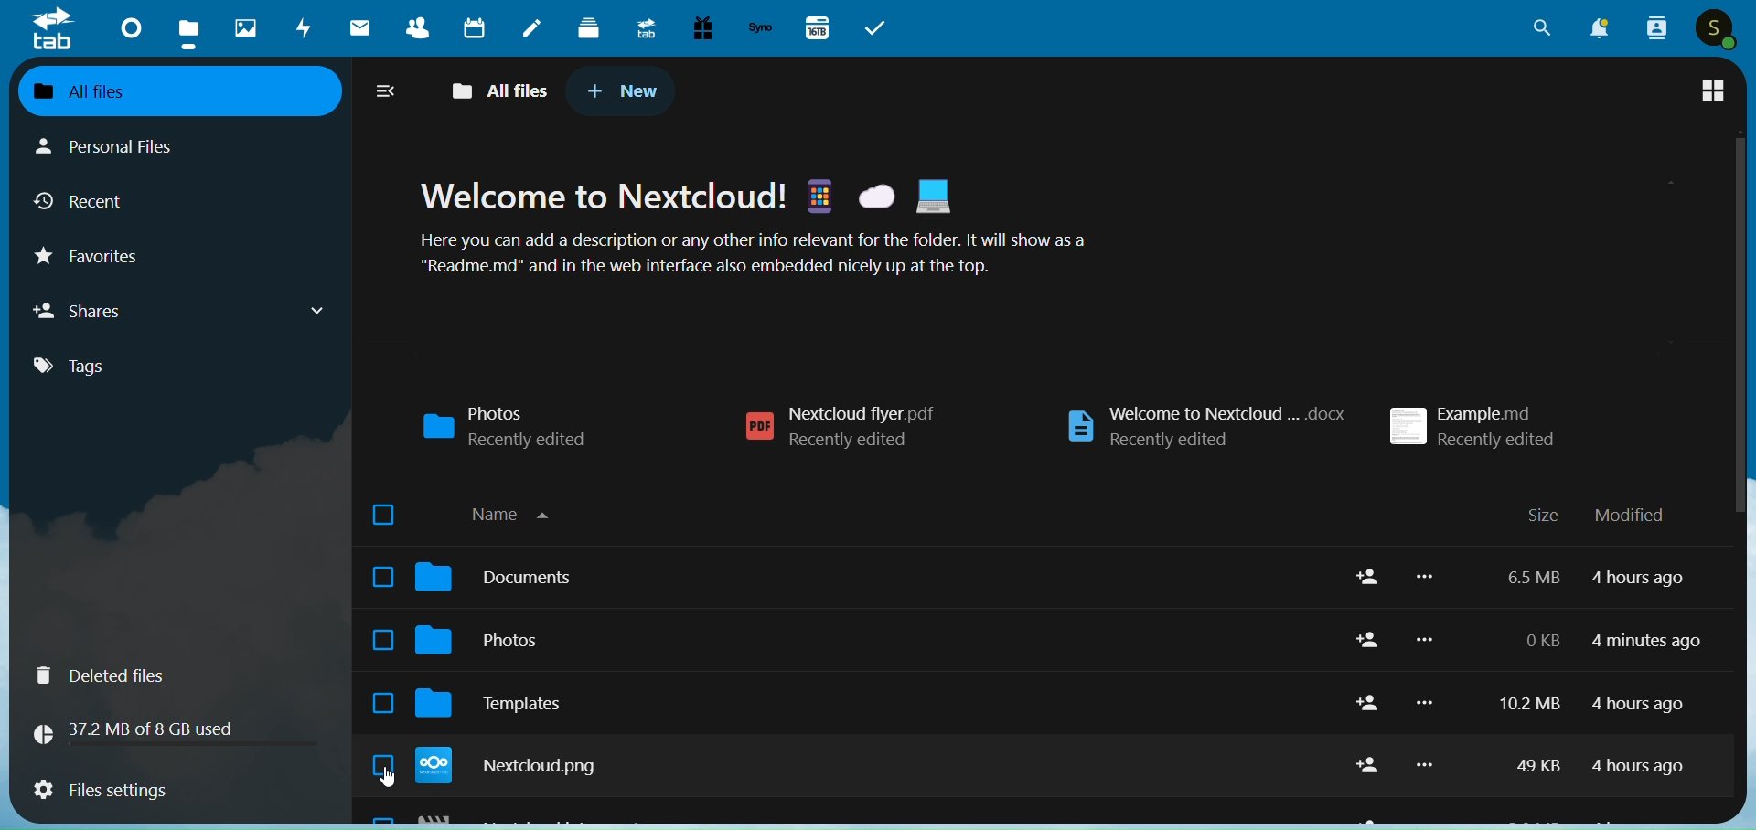 The width and height of the screenshot is (1756, 830). I want to click on Cursor, so click(387, 777).